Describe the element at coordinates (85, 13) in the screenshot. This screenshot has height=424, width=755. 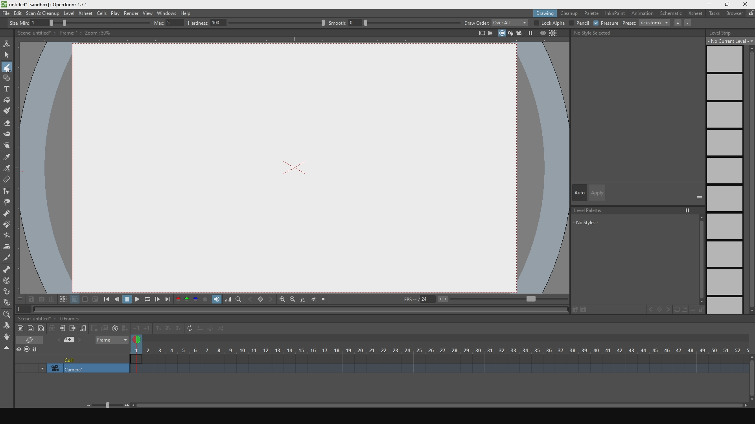
I see `xsheet` at that location.